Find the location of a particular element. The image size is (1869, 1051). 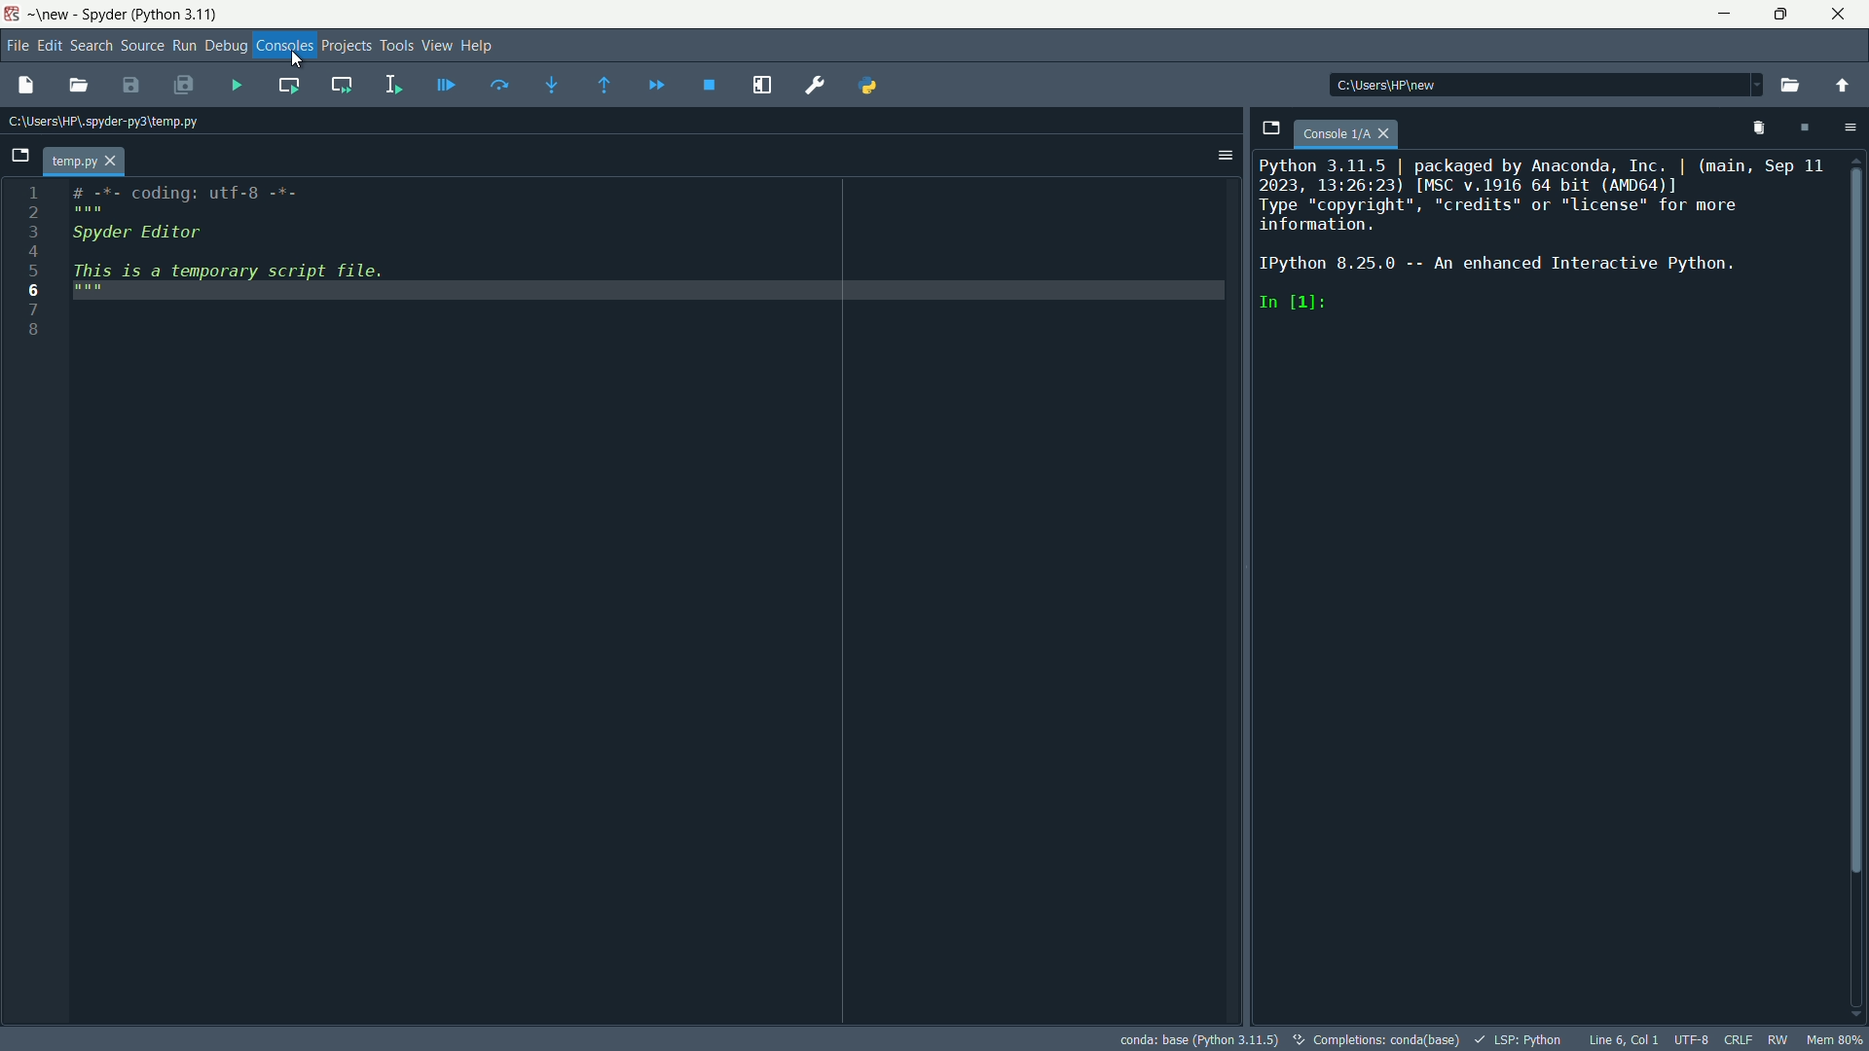

tools menu is located at coordinates (397, 46).